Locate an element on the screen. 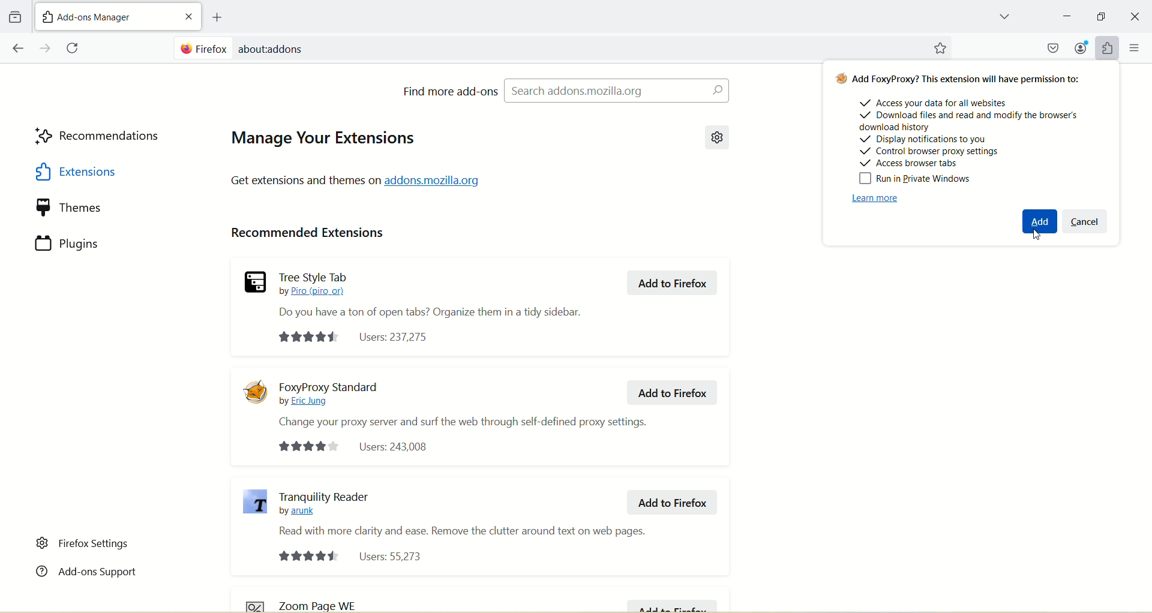 This screenshot has height=613, width=1152. Firefox settings is located at coordinates (84, 543).